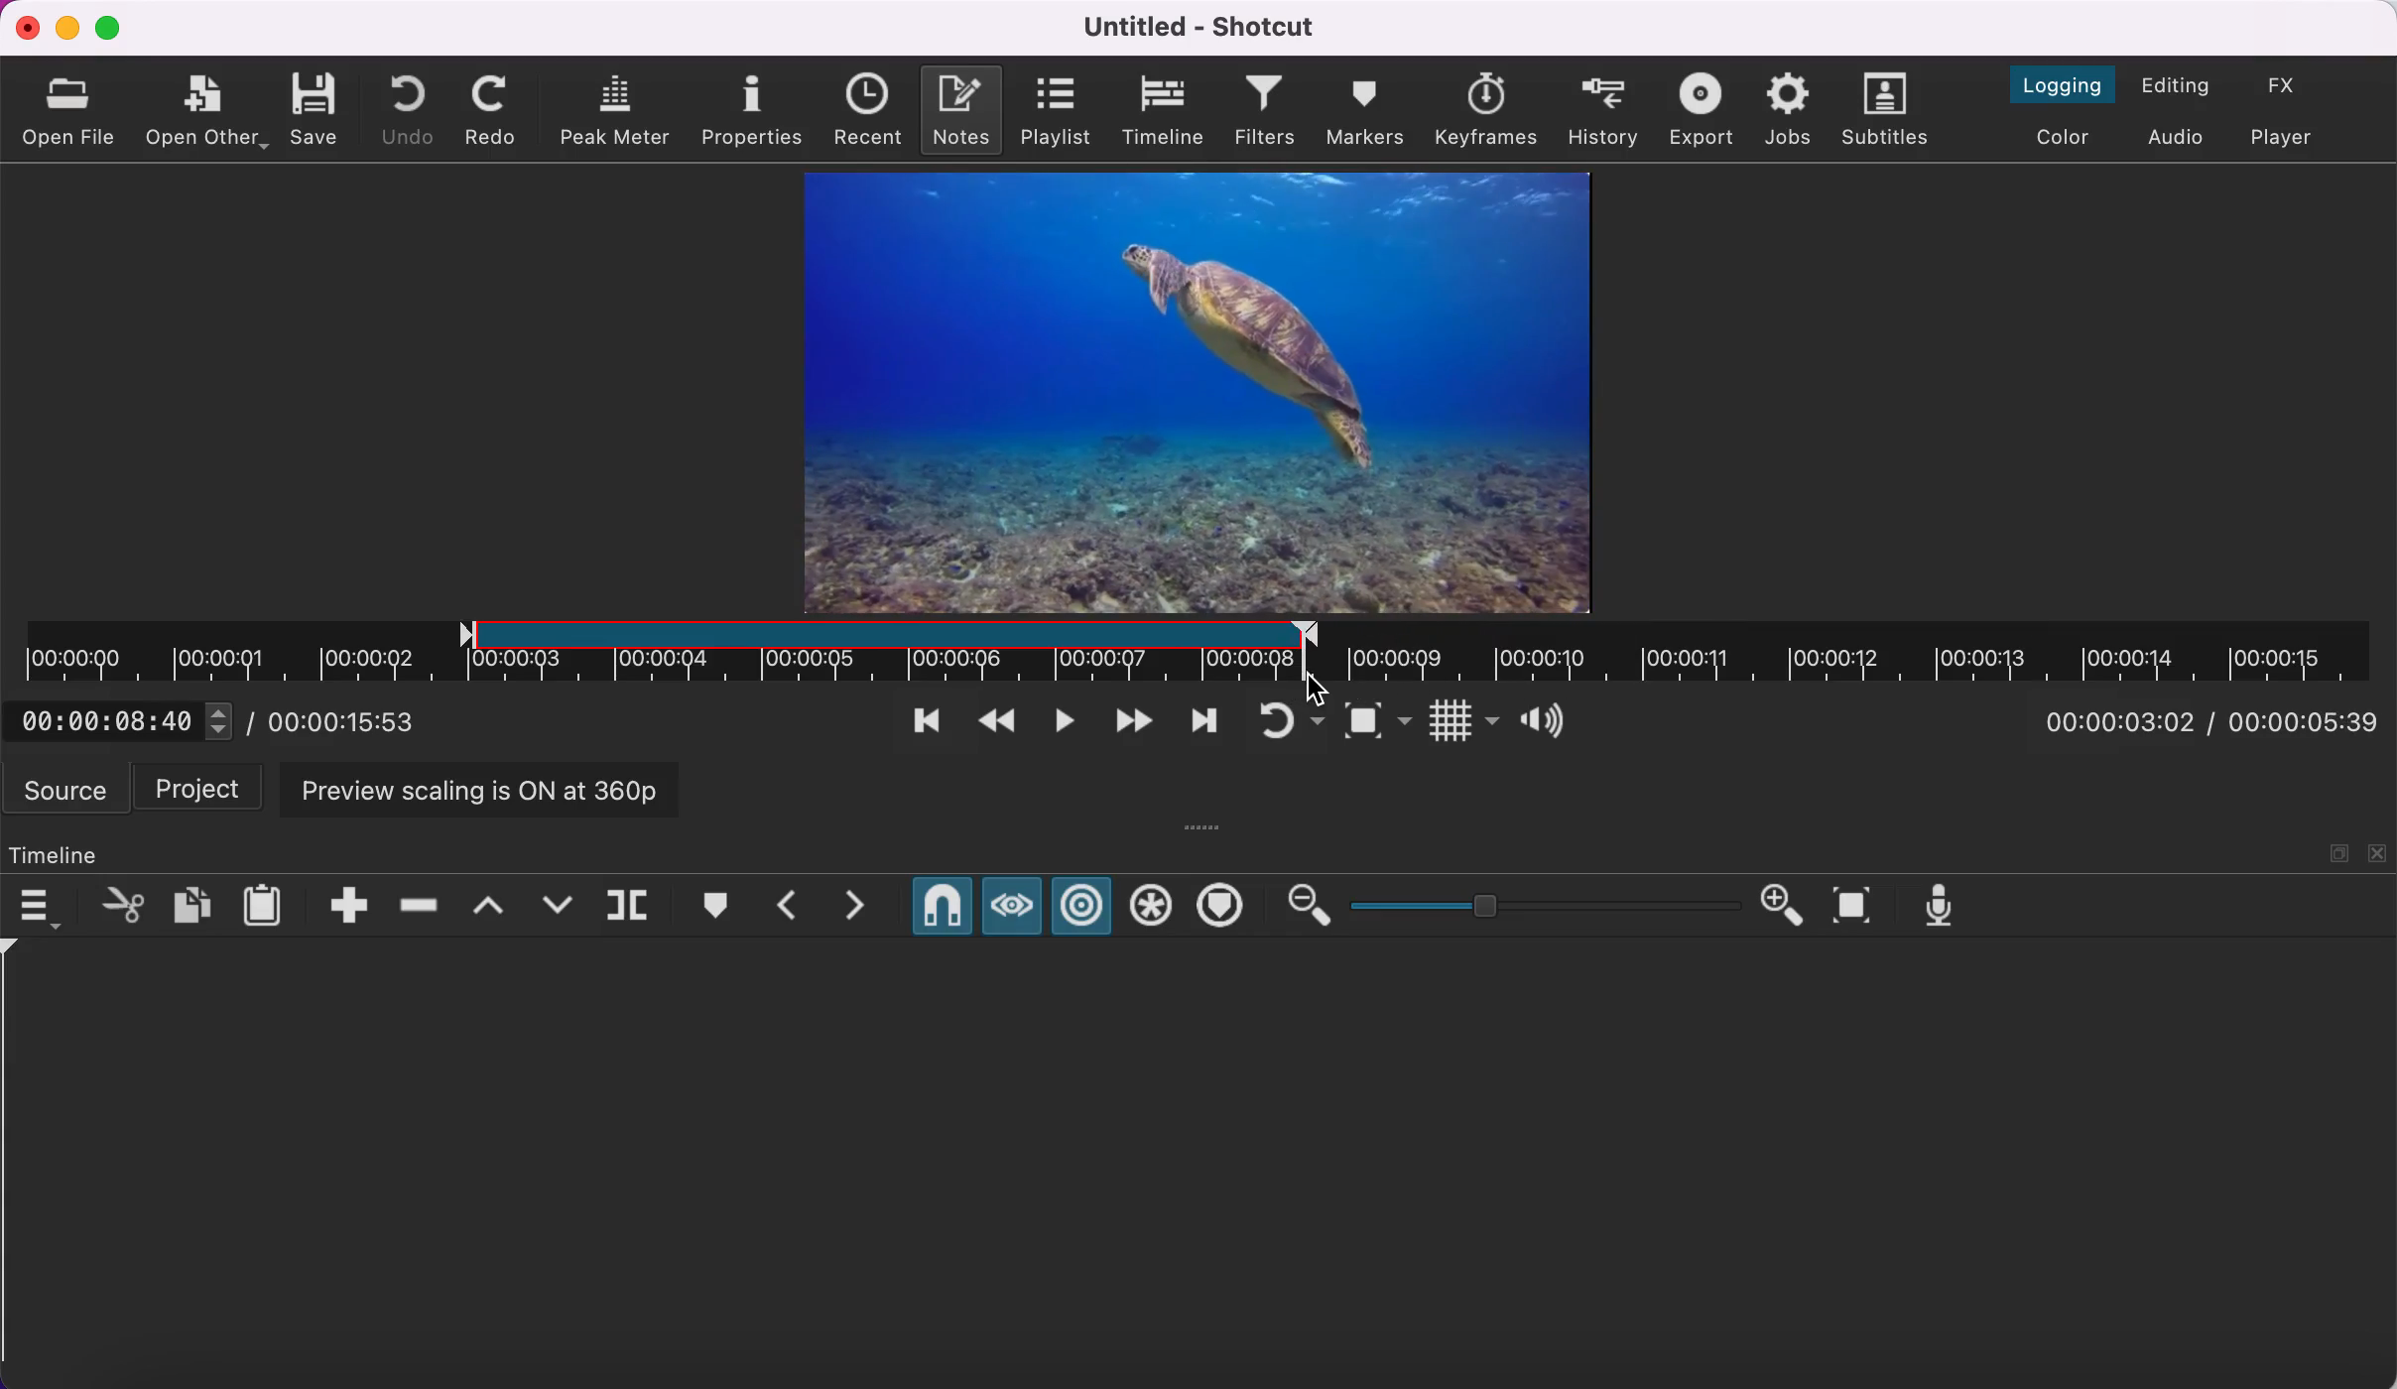 The image size is (2397, 1389). I want to click on close, so click(24, 27).